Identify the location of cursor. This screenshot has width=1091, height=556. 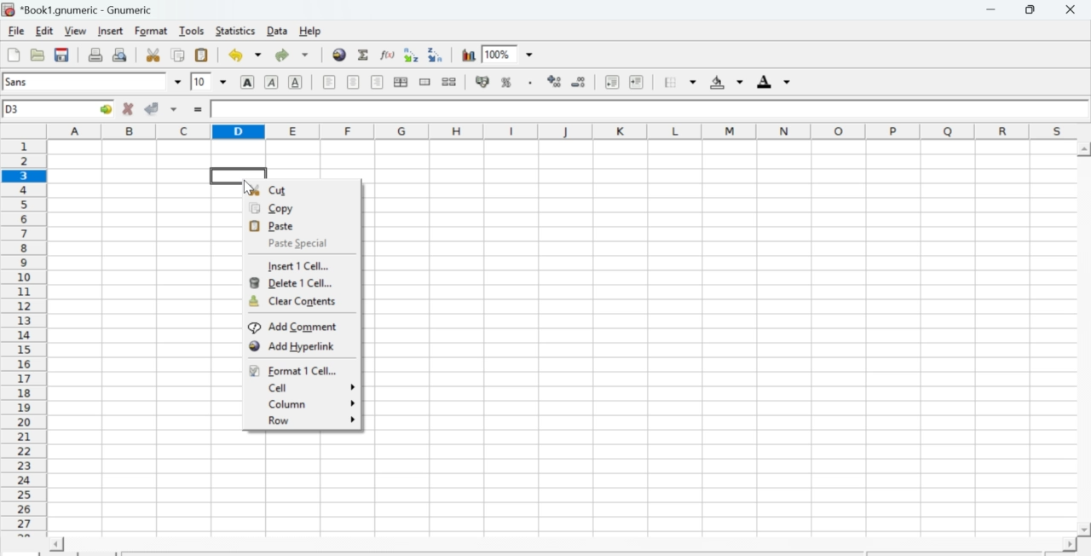
(252, 188).